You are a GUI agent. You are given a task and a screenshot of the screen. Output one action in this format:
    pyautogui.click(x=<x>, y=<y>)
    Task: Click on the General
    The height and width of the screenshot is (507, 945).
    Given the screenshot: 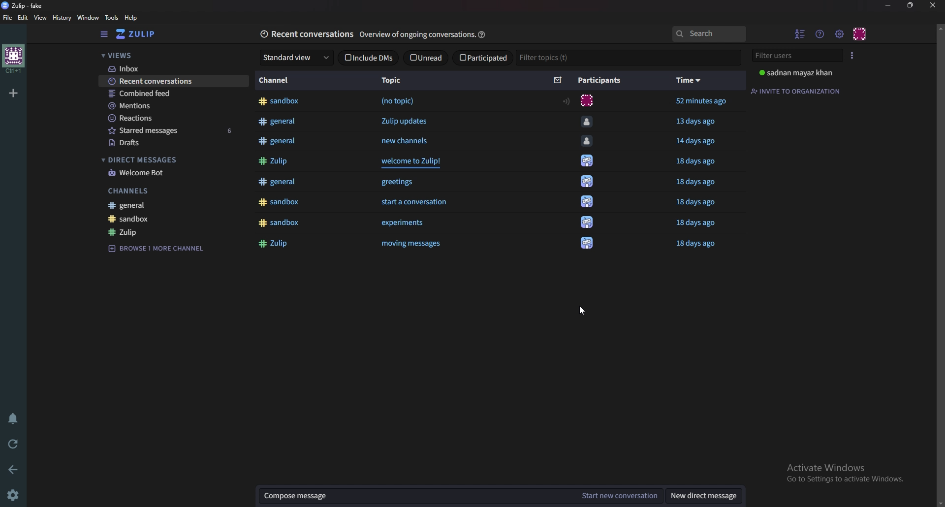 What is the action you would take?
    pyautogui.click(x=158, y=205)
    